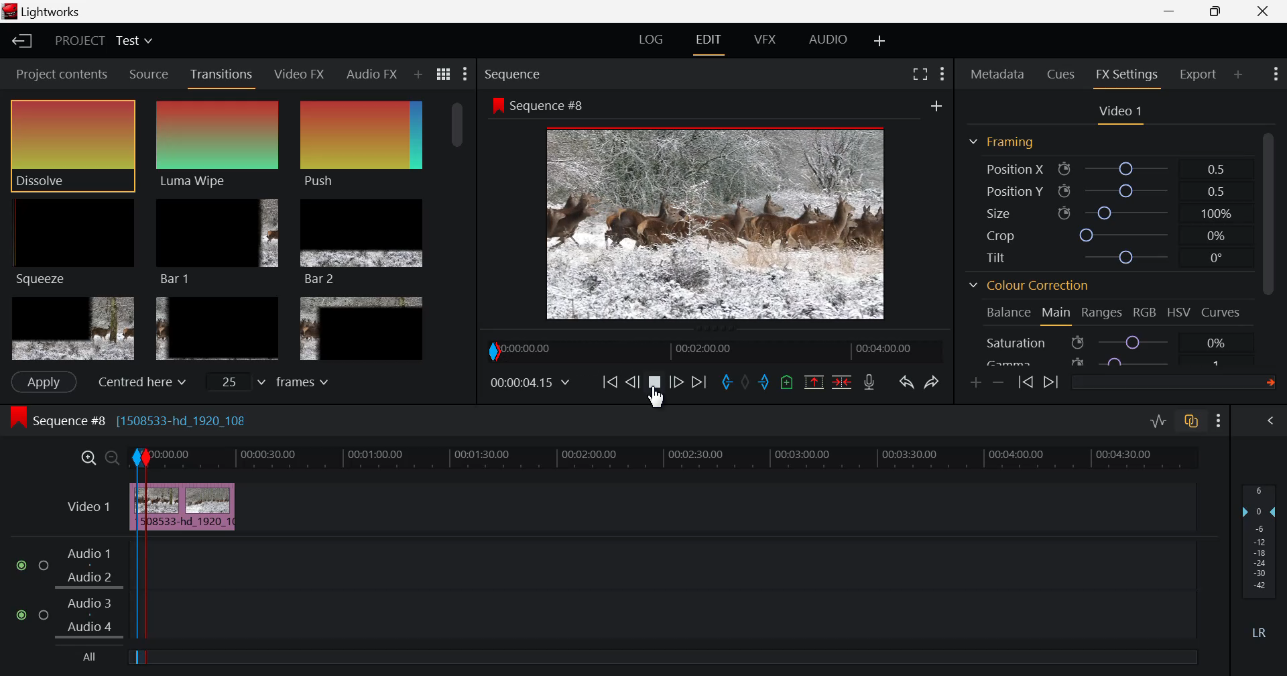 The image size is (1287, 676). Describe the element at coordinates (1192, 421) in the screenshot. I see `Toggle auto track sync` at that location.